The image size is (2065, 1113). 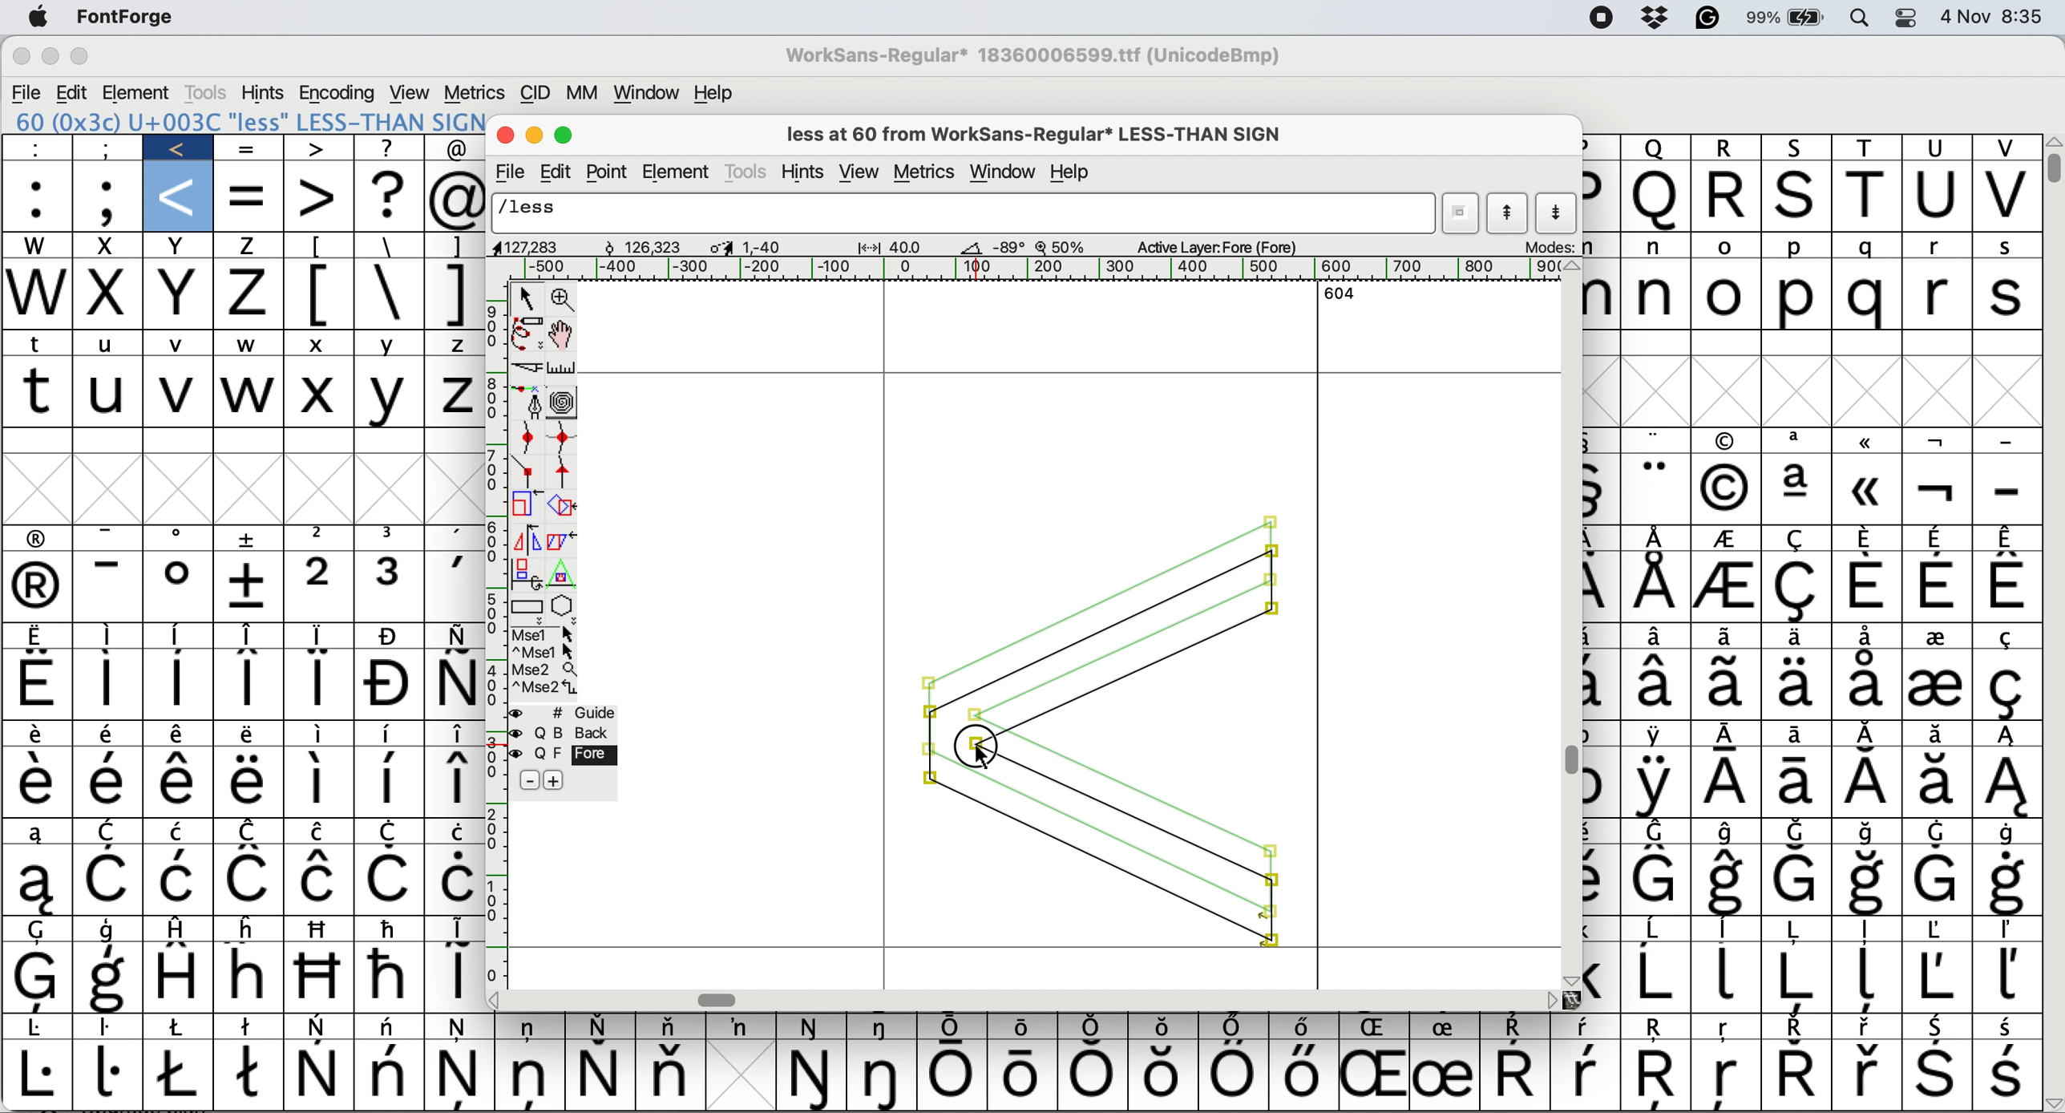 I want to click on ?, so click(x=389, y=195).